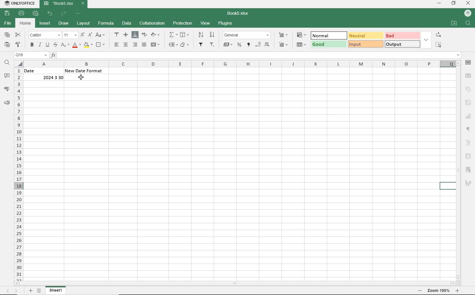 Image resolution: width=475 pixels, height=295 pixels. I want to click on SORT DESCENDING, so click(212, 35).